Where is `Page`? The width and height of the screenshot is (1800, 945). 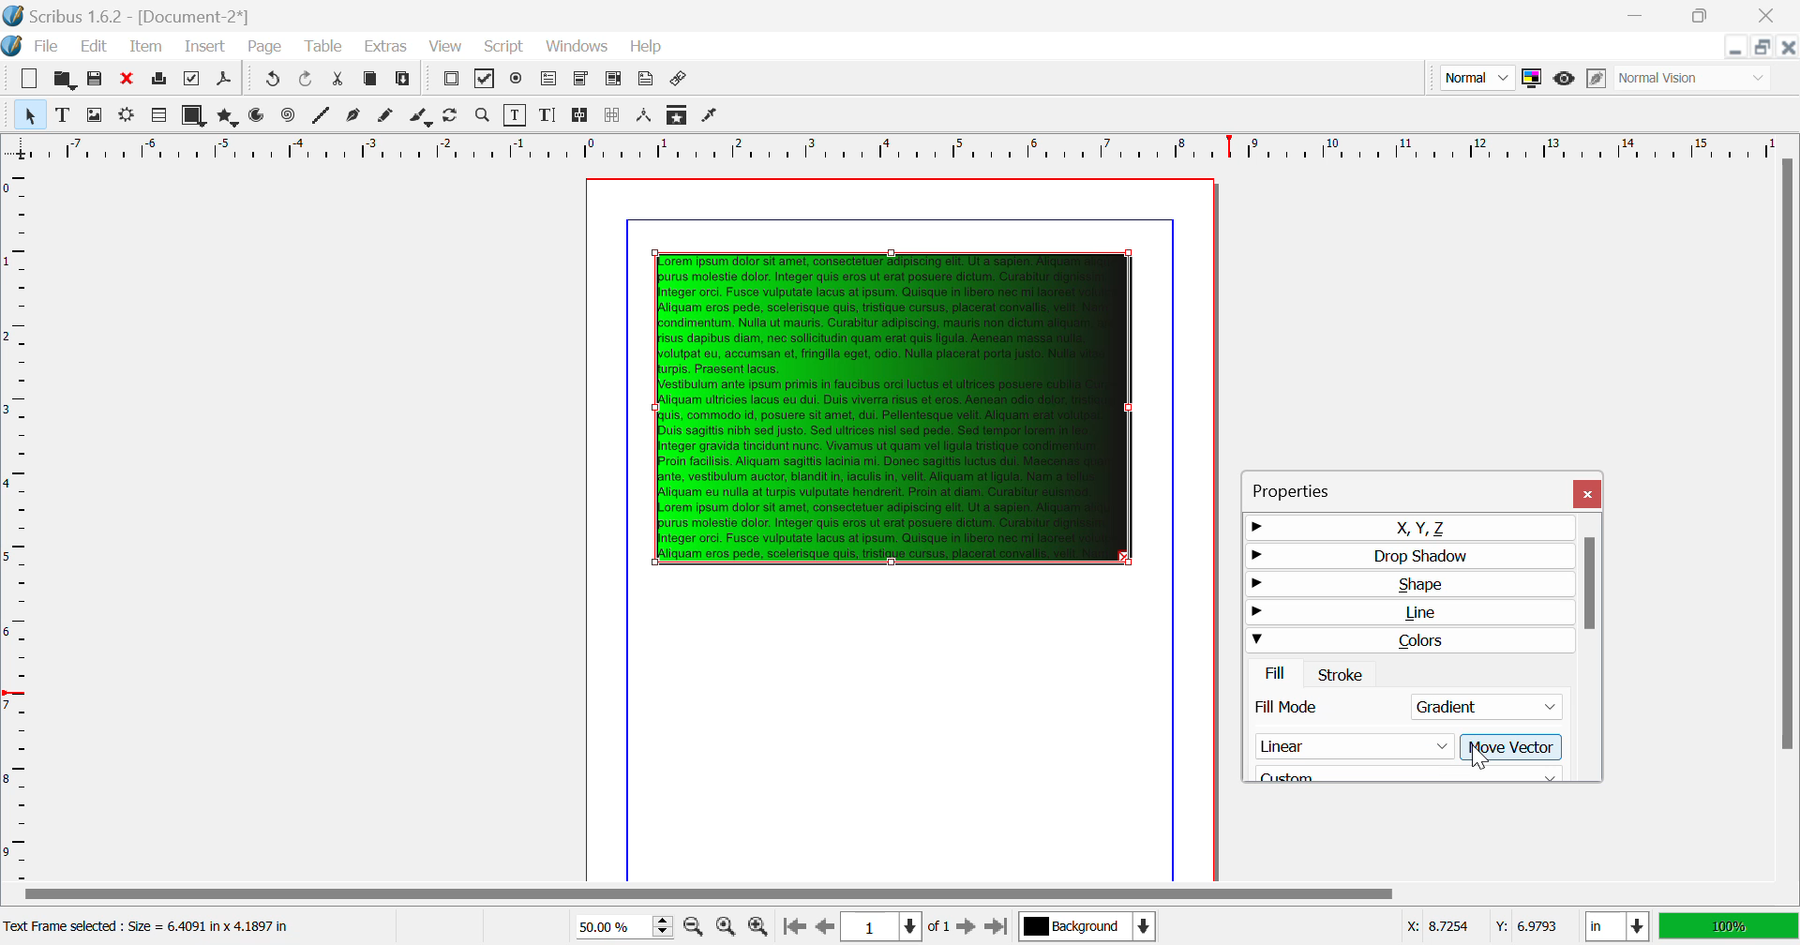 Page is located at coordinates (263, 48).